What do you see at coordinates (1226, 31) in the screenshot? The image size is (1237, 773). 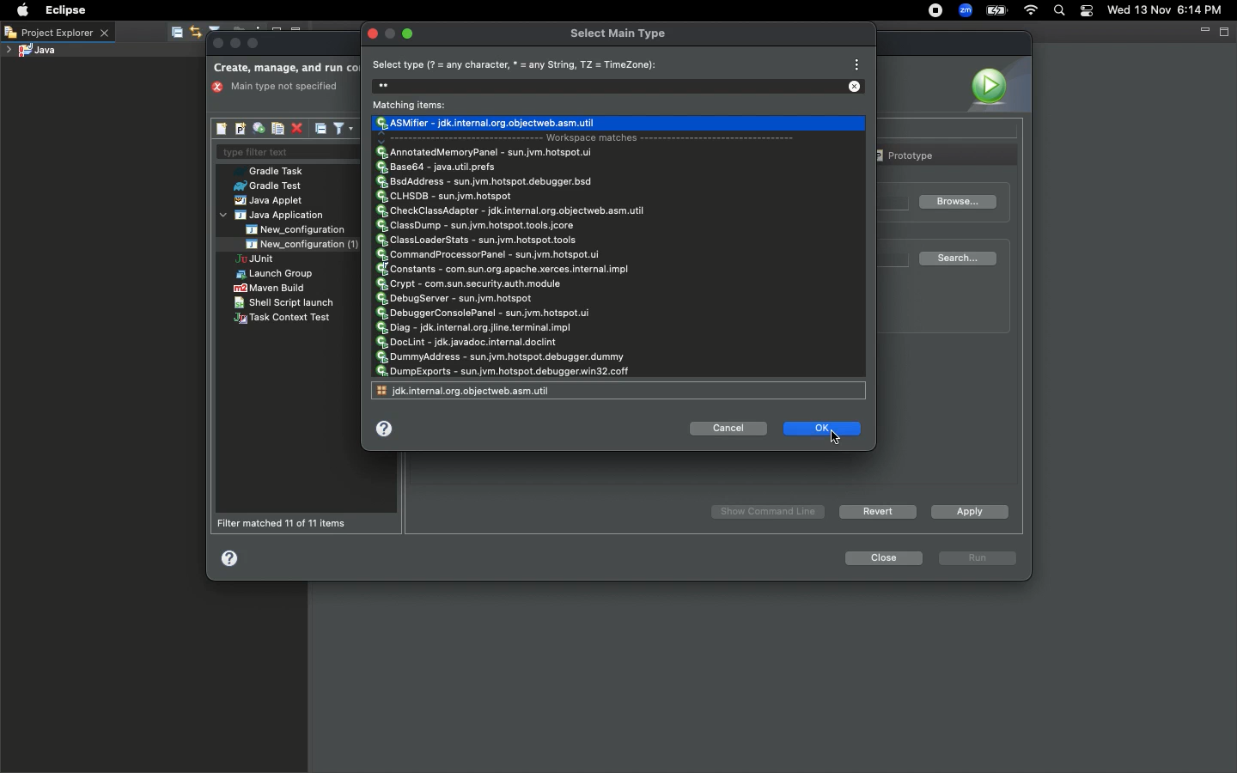 I see `Maximize` at bounding box center [1226, 31].